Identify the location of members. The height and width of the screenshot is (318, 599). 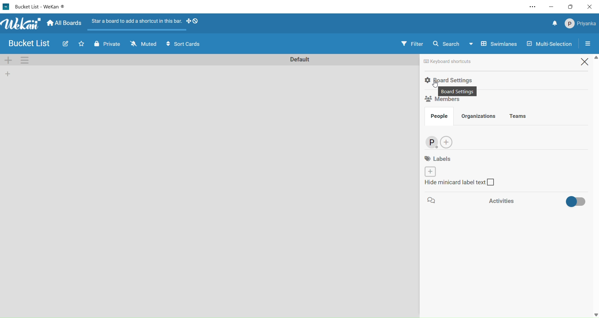
(441, 101).